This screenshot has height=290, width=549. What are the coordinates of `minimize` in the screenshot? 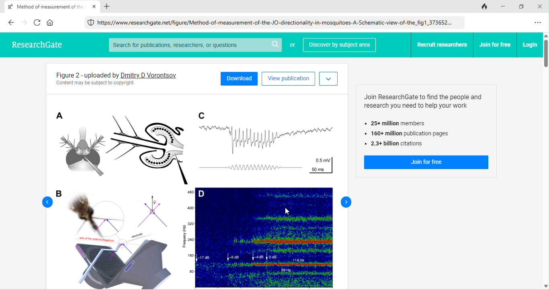 It's located at (504, 6).